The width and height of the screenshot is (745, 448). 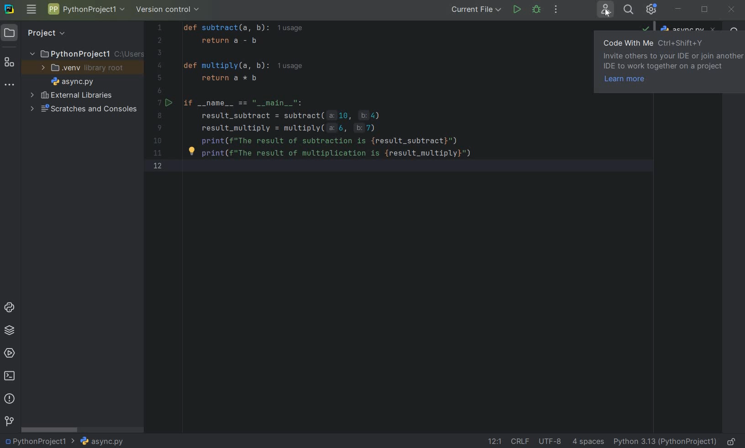 What do you see at coordinates (10, 309) in the screenshot?
I see `PYTHON CONSOLE` at bounding box center [10, 309].